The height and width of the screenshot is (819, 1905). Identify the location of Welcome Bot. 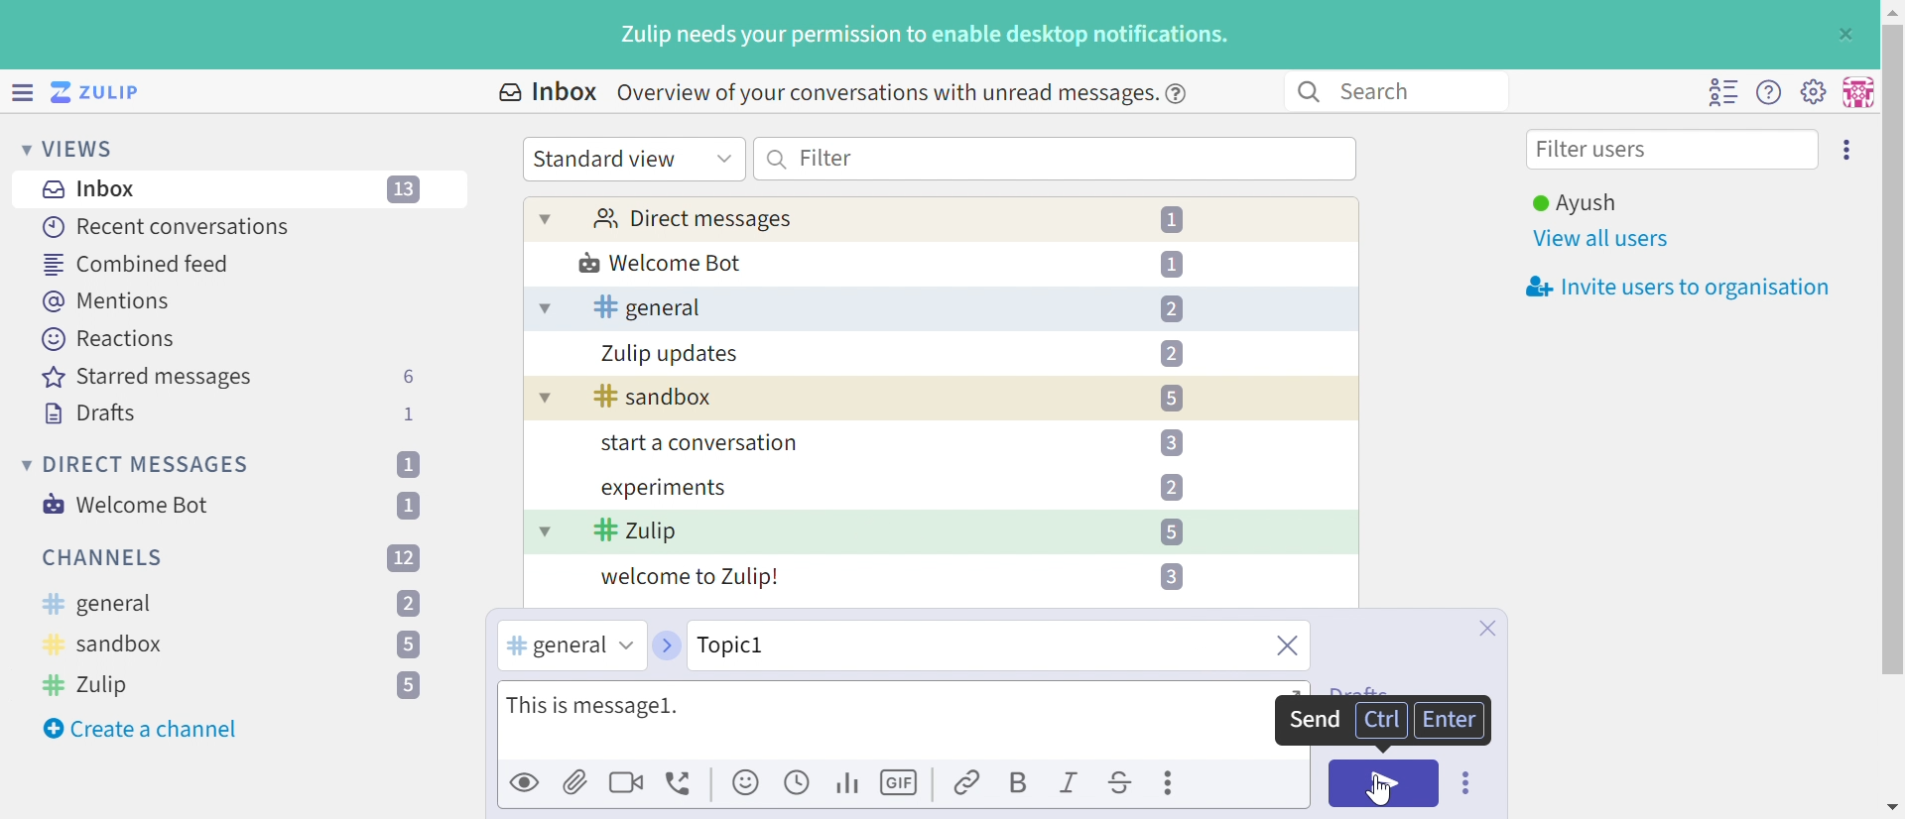
(128, 505).